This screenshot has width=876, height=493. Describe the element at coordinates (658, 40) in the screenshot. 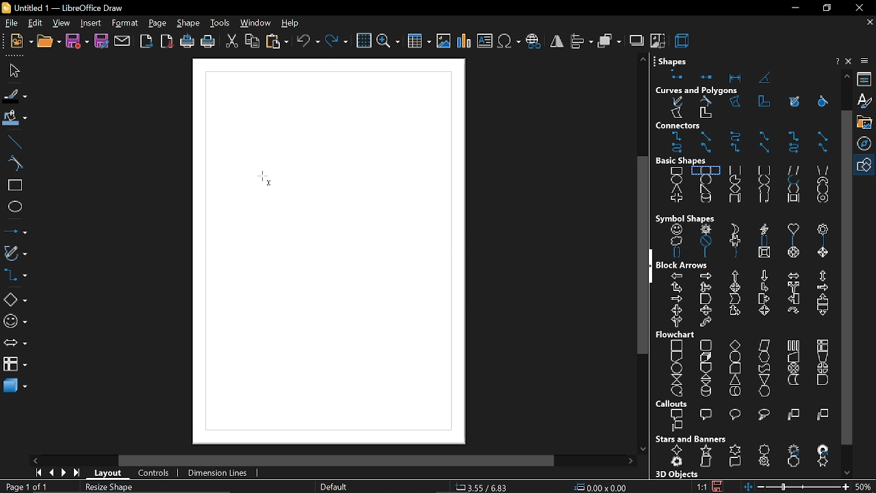

I see `crop` at that location.